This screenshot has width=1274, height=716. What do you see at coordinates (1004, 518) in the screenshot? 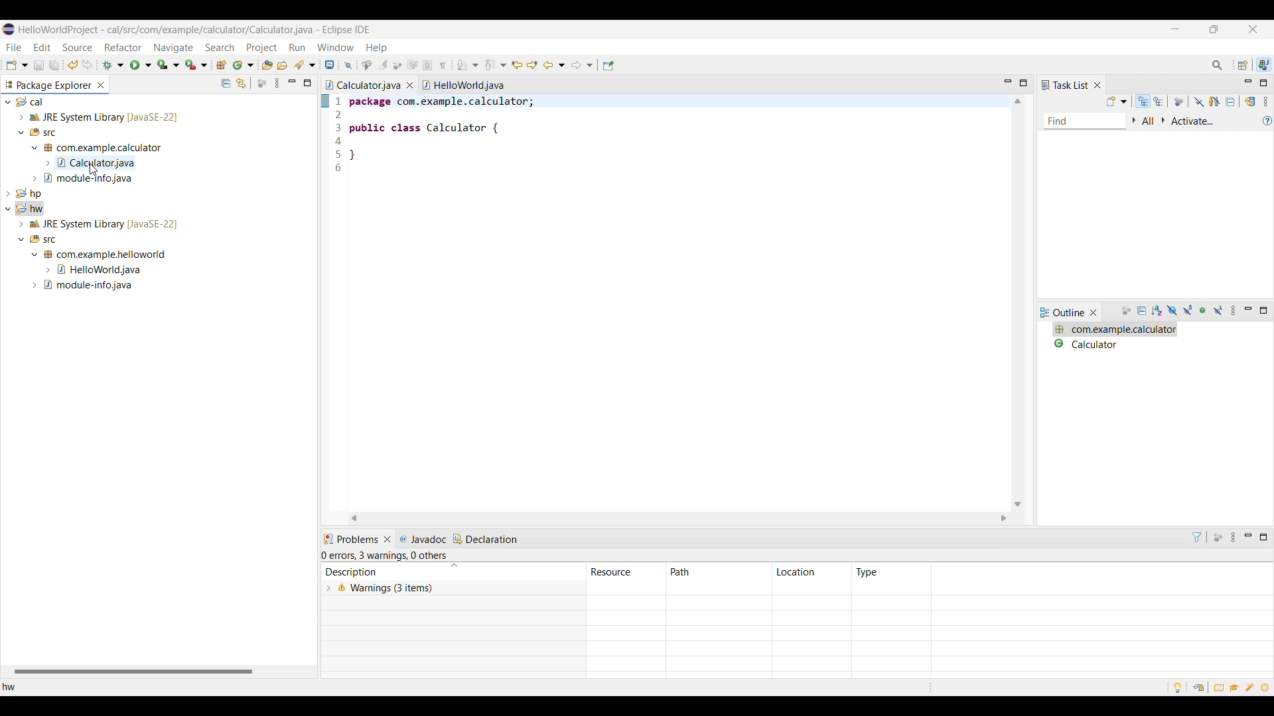
I see `Quick slide to right` at bounding box center [1004, 518].